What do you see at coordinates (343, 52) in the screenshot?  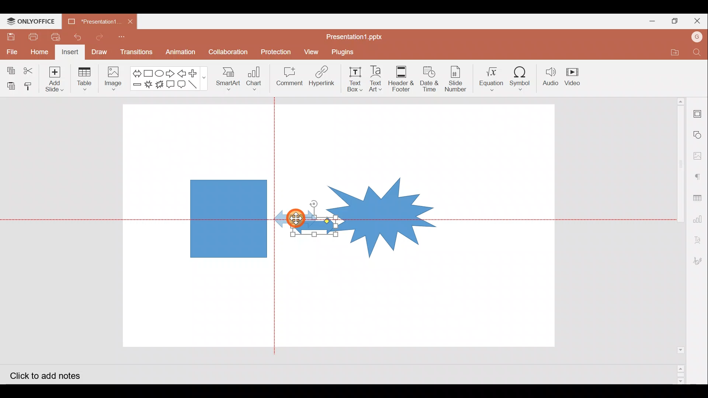 I see `Plugins` at bounding box center [343, 52].